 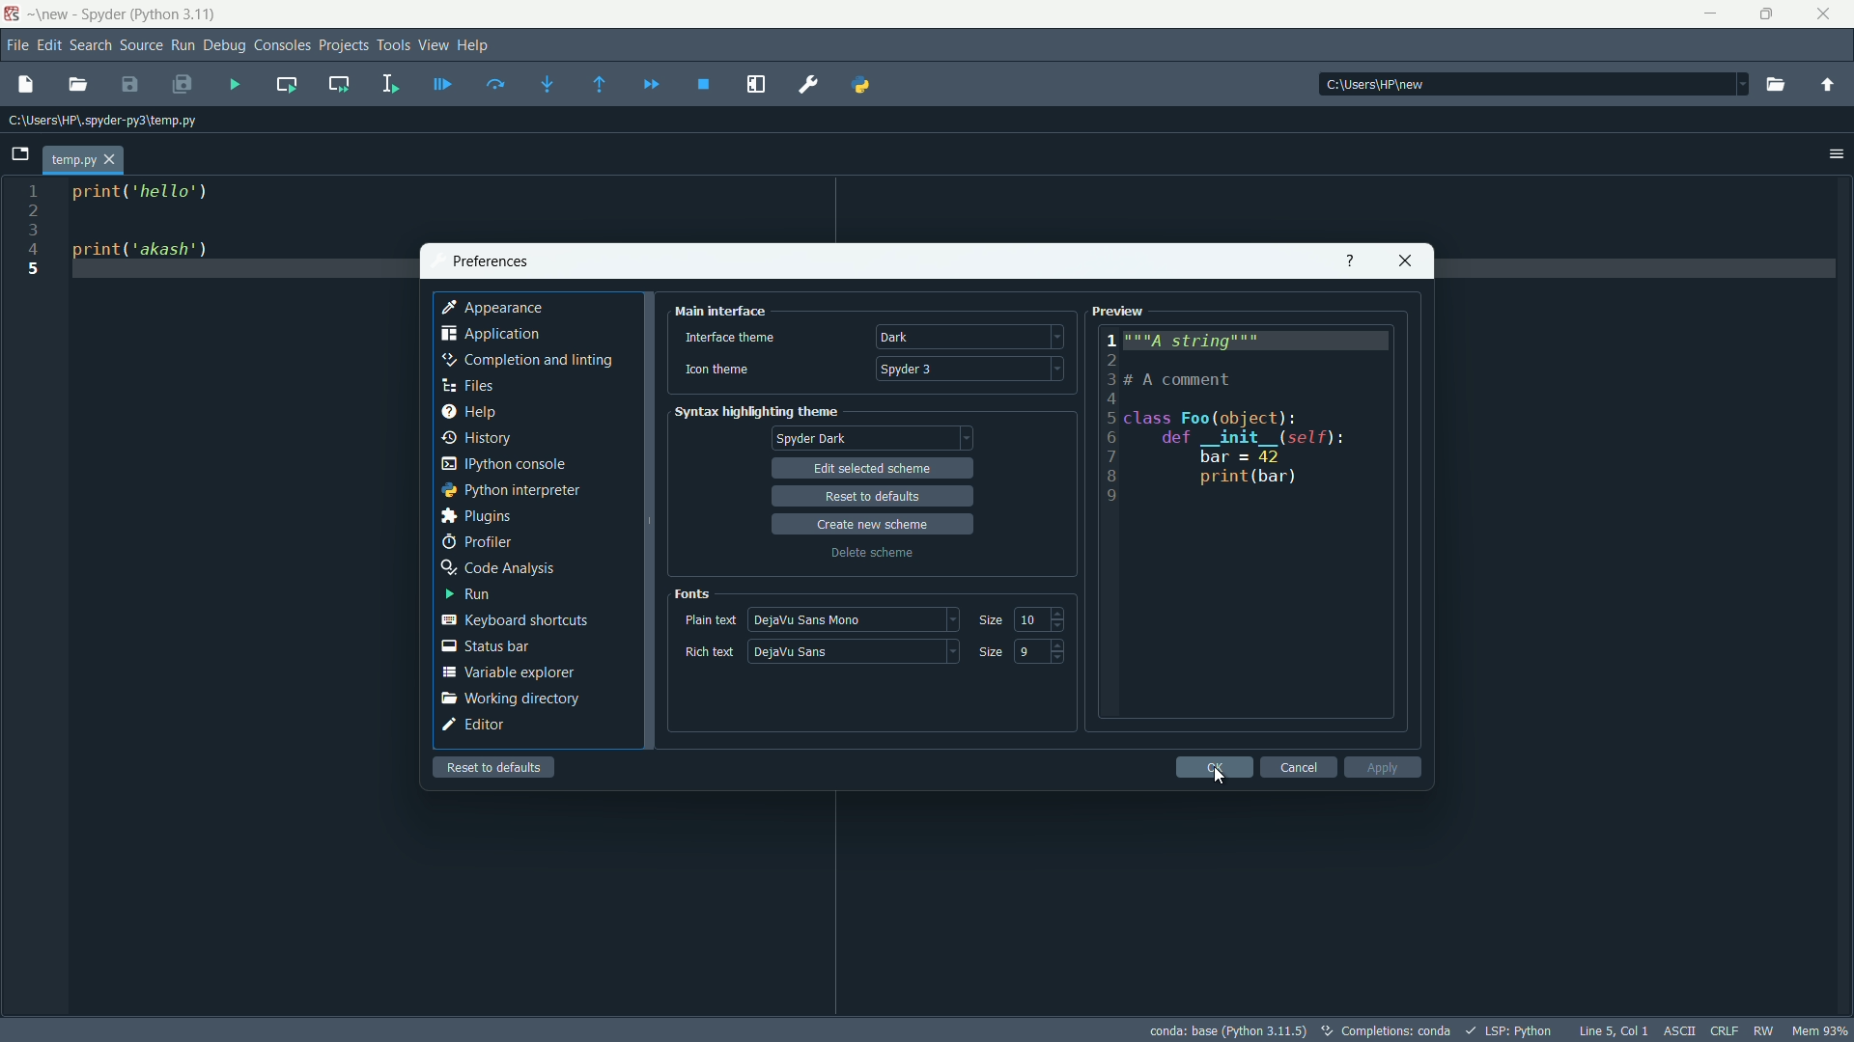 What do you see at coordinates (1509, 1029) in the screenshot?
I see `LSP:Python` at bounding box center [1509, 1029].